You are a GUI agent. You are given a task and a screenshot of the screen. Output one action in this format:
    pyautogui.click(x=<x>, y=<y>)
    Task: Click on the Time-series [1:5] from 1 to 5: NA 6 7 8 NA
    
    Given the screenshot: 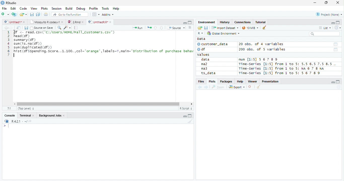 What is the action you would take?
    pyautogui.click(x=284, y=69)
    